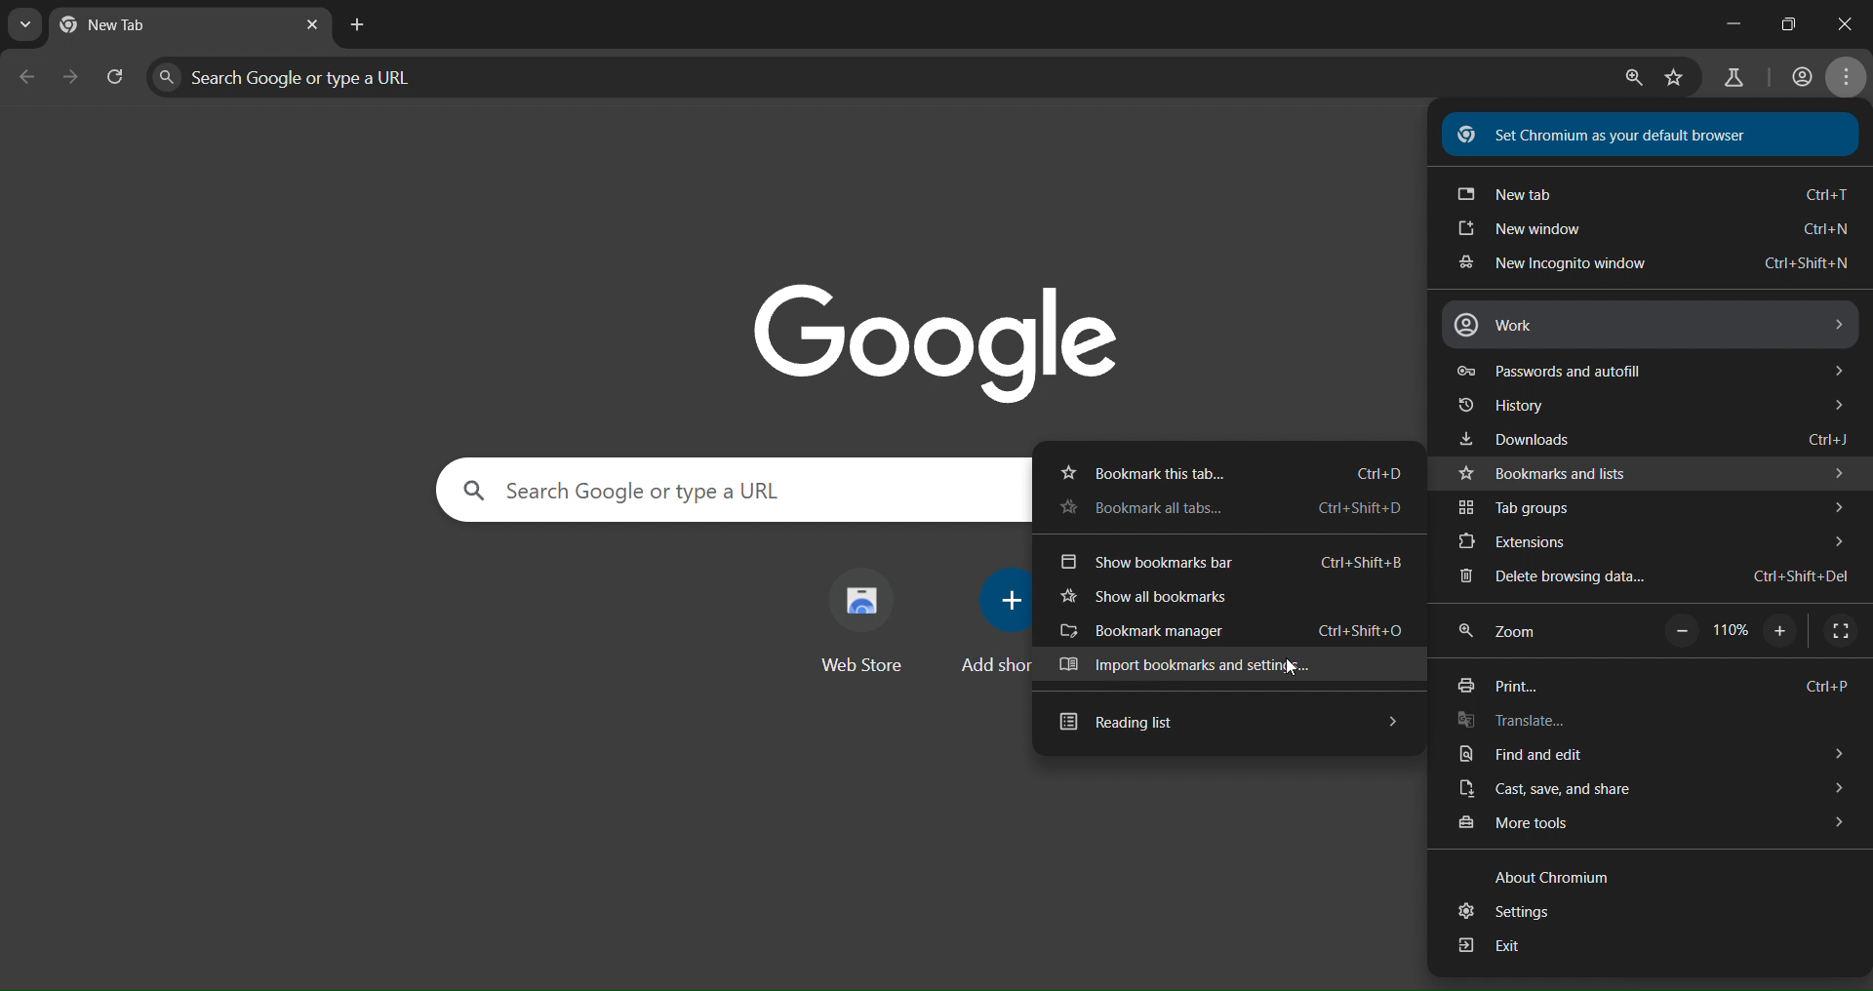  What do you see at coordinates (1503, 634) in the screenshot?
I see `zoom ` at bounding box center [1503, 634].